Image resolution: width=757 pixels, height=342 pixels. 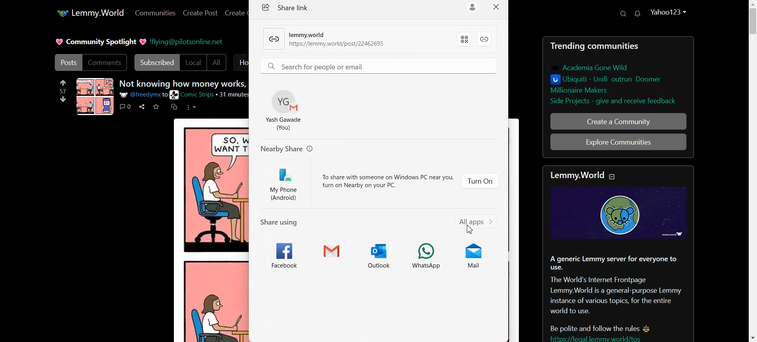 I want to click on Search, so click(x=623, y=14).